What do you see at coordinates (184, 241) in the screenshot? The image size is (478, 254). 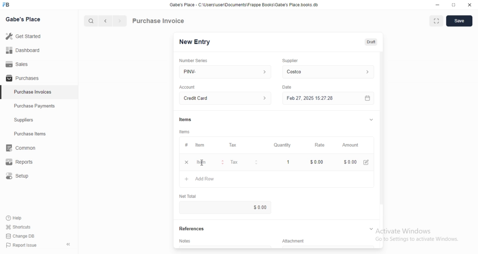 I see `Notes` at bounding box center [184, 241].